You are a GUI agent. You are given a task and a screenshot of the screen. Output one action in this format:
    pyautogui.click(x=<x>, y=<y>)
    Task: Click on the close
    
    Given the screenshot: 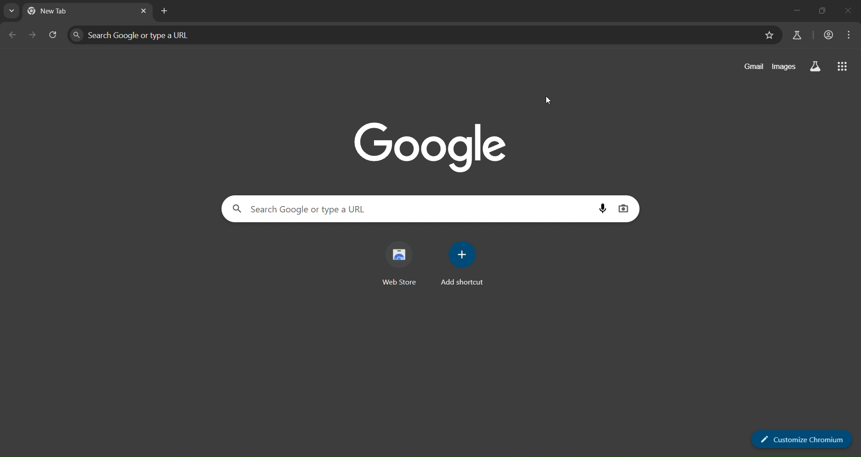 What is the action you would take?
    pyautogui.click(x=850, y=10)
    